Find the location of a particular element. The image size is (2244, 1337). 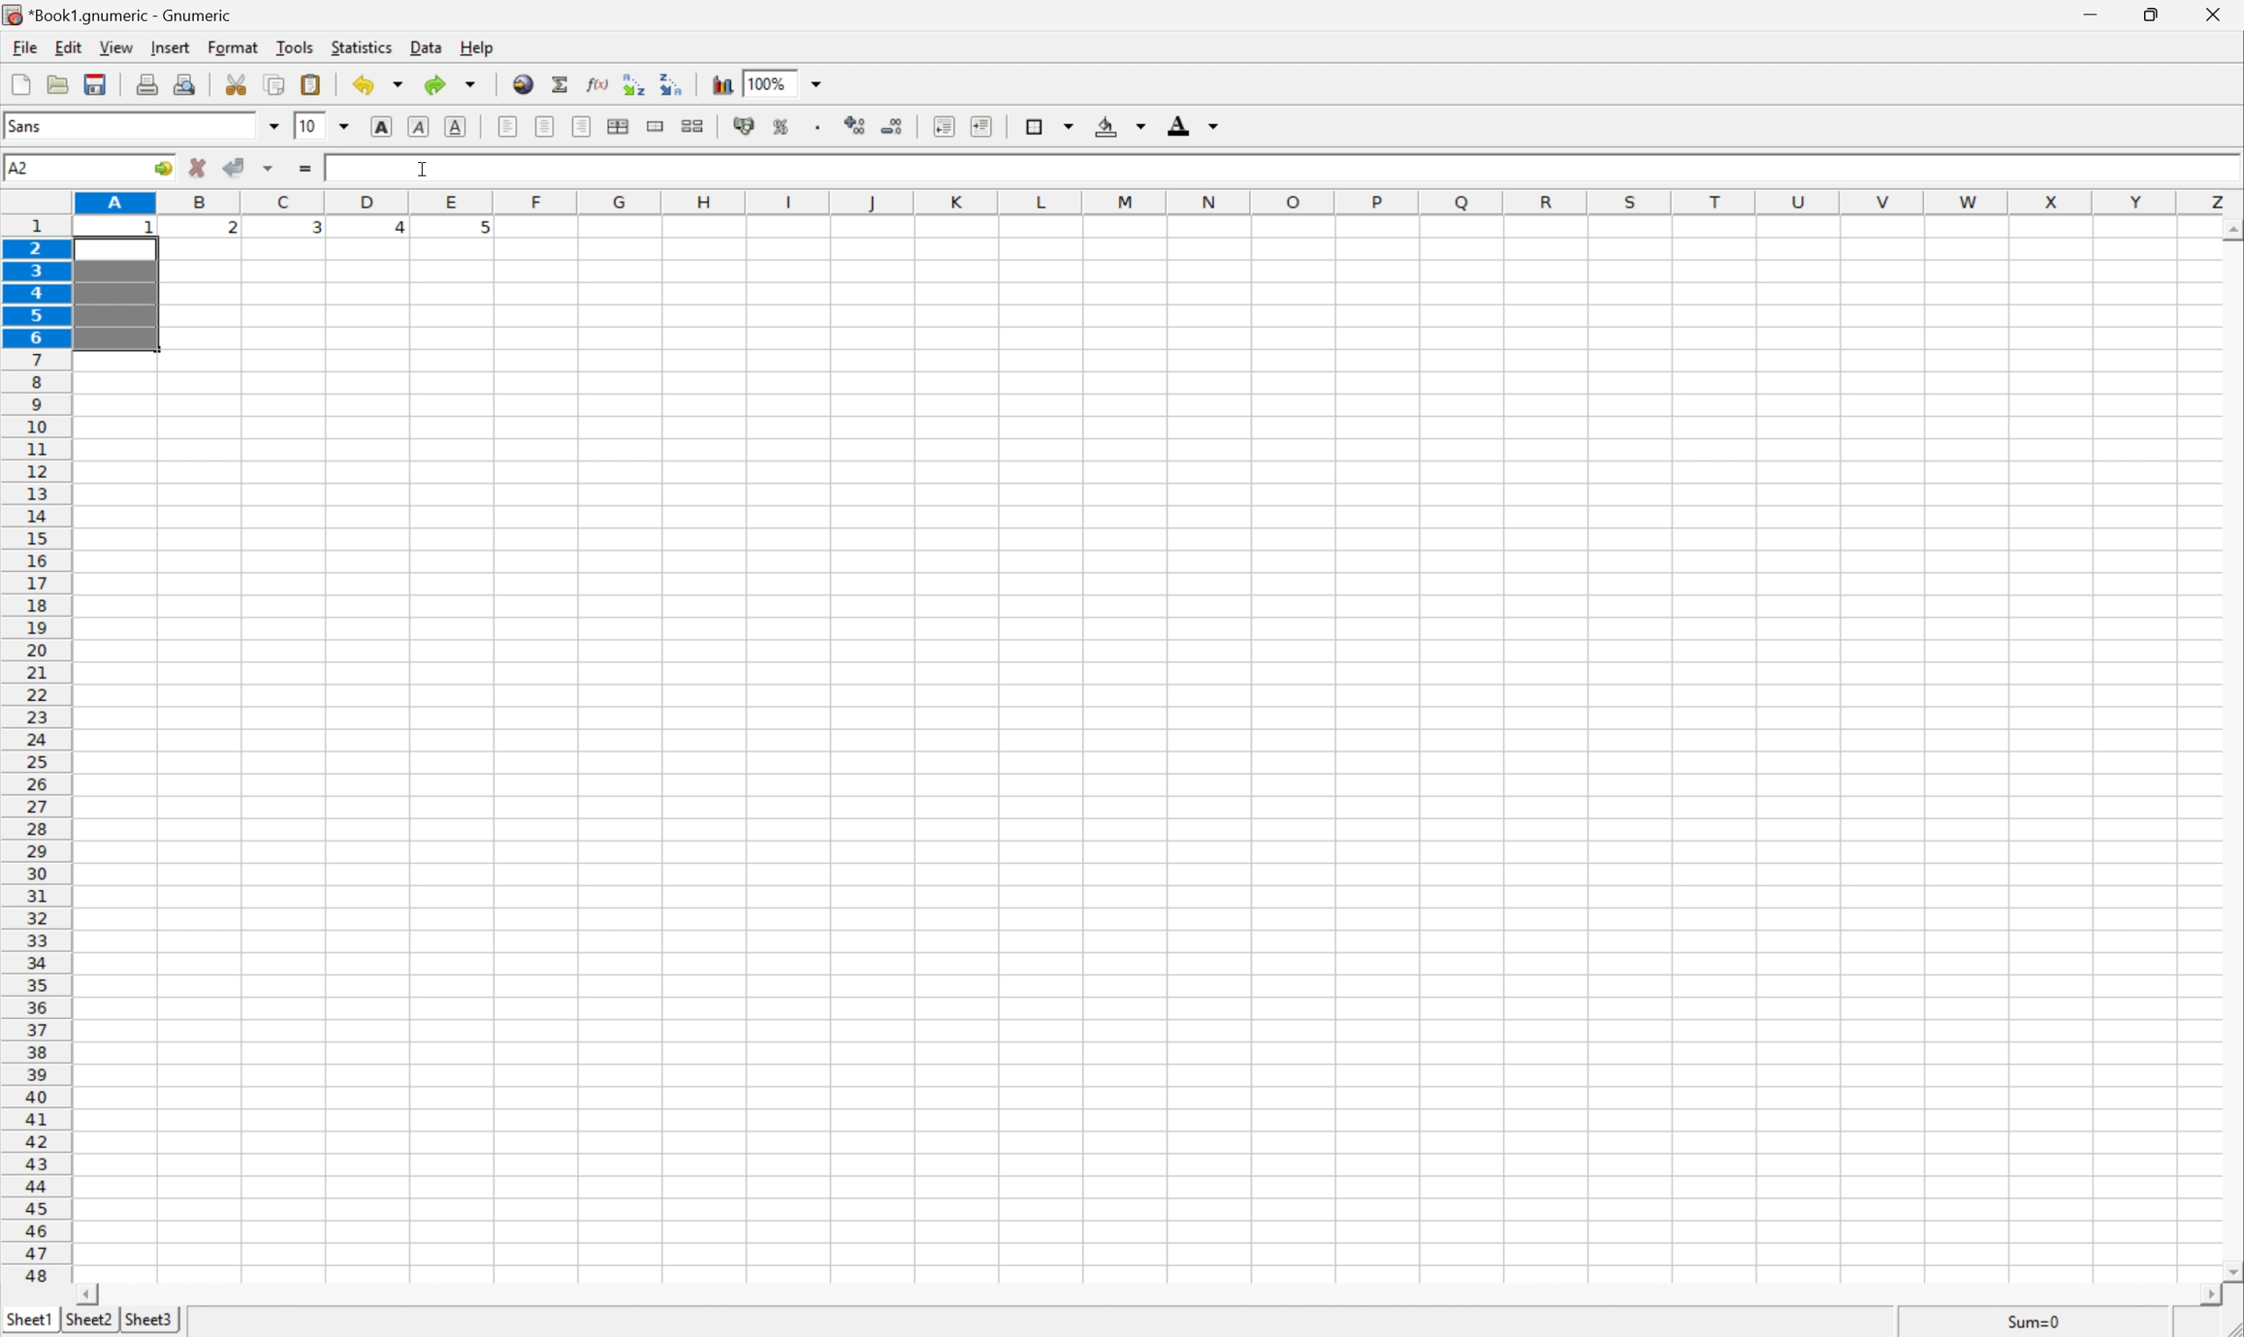

underline is located at coordinates (458, 126).